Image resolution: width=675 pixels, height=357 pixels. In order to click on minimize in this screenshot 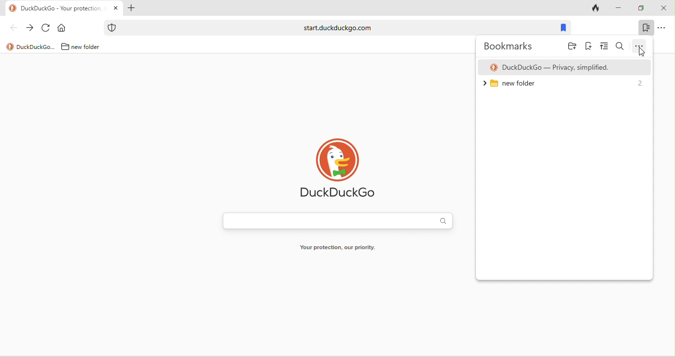, I will do `click(618, 8)`.